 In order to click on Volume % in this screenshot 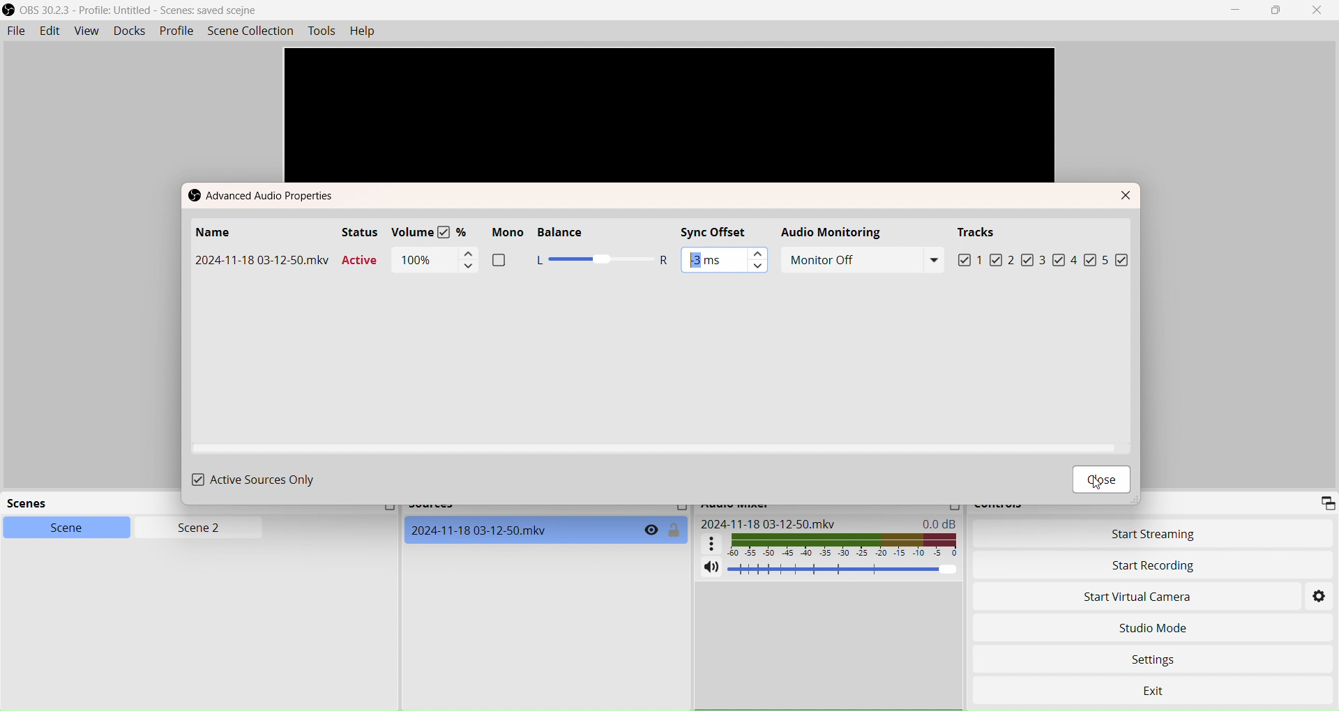, I will do `click(434, 232)`.